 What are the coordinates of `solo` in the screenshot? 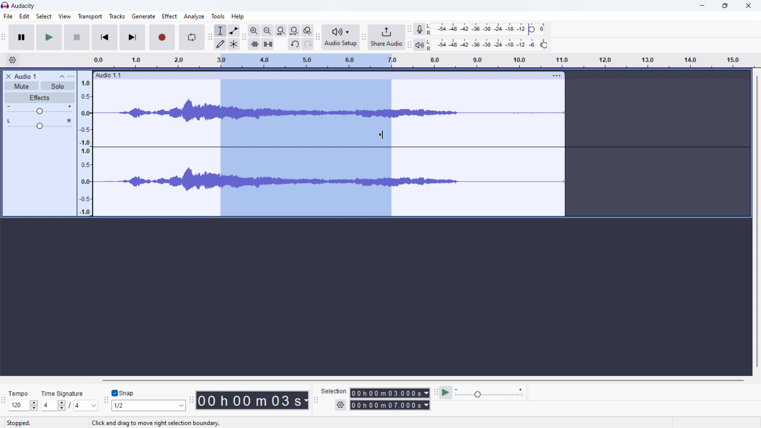 It's located at (56, 86).